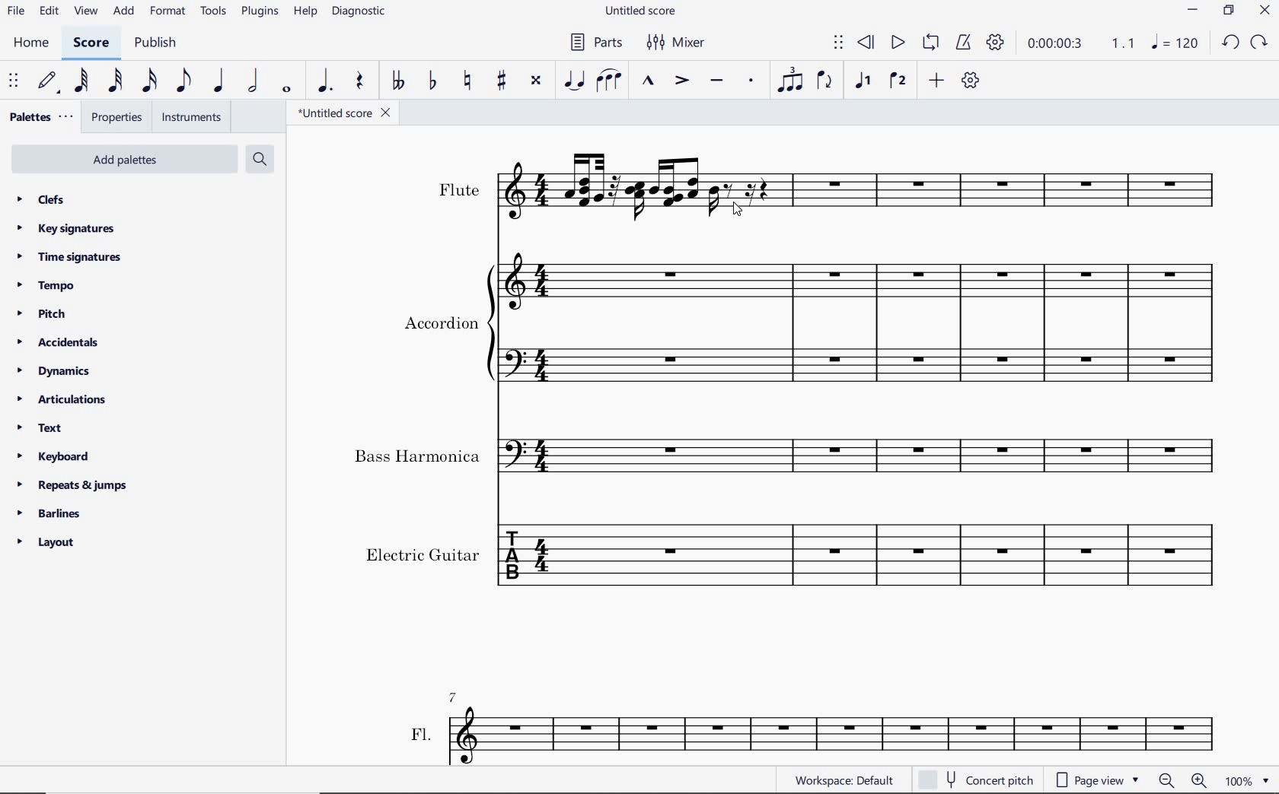 The width and height of the screenshot is (1279, 794). Describe the element at coordinates (40, 117) in the screenshot. I see `palettes` at that location.